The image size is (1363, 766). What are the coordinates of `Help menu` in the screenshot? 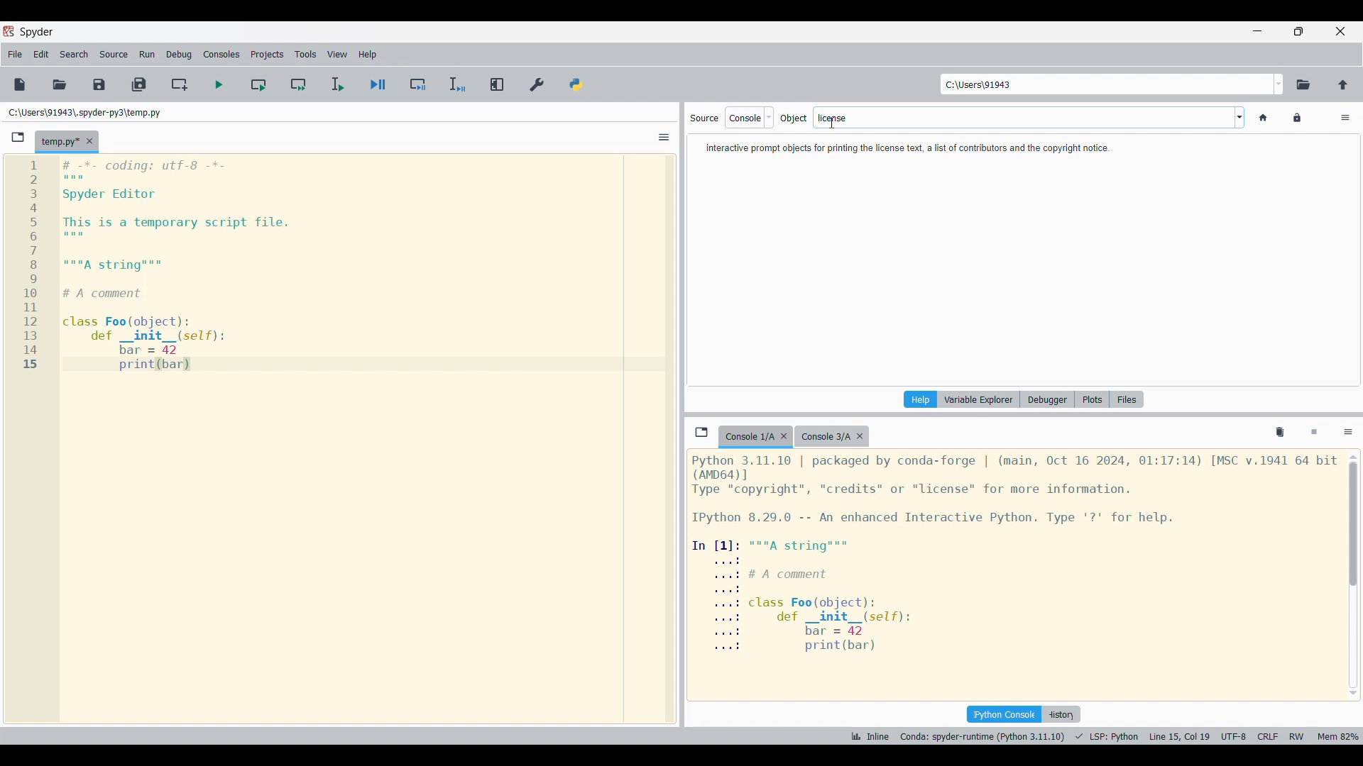 It's located at (367, 55).